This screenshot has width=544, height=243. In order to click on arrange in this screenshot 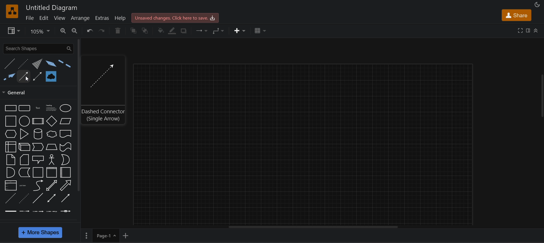, I will do `click(82, 18)`.